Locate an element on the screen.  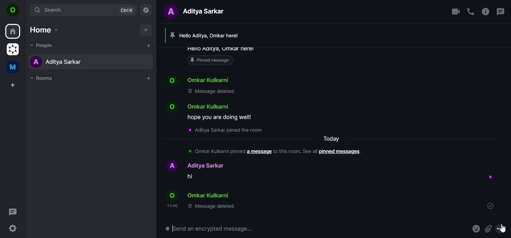
room options is located at coordinates (486, 12).